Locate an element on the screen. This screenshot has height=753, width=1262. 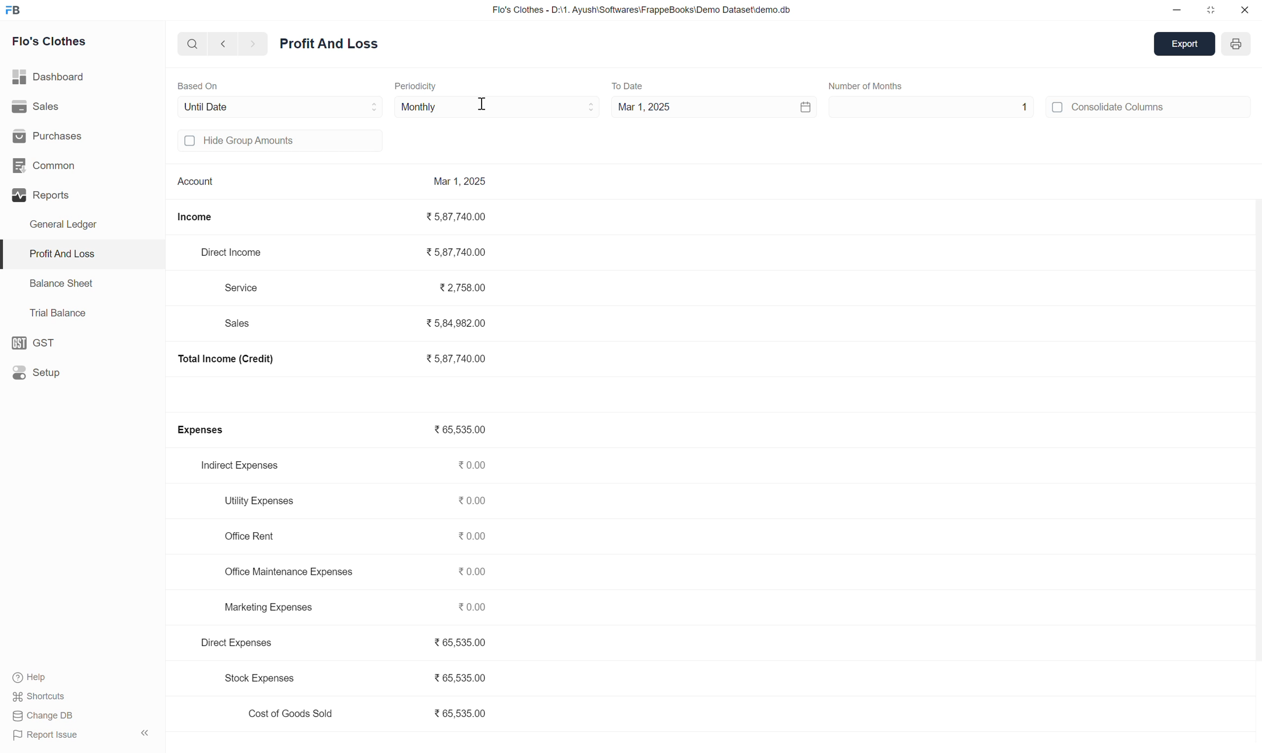
Consolidate Columns is located at coordinates (1111, 110).